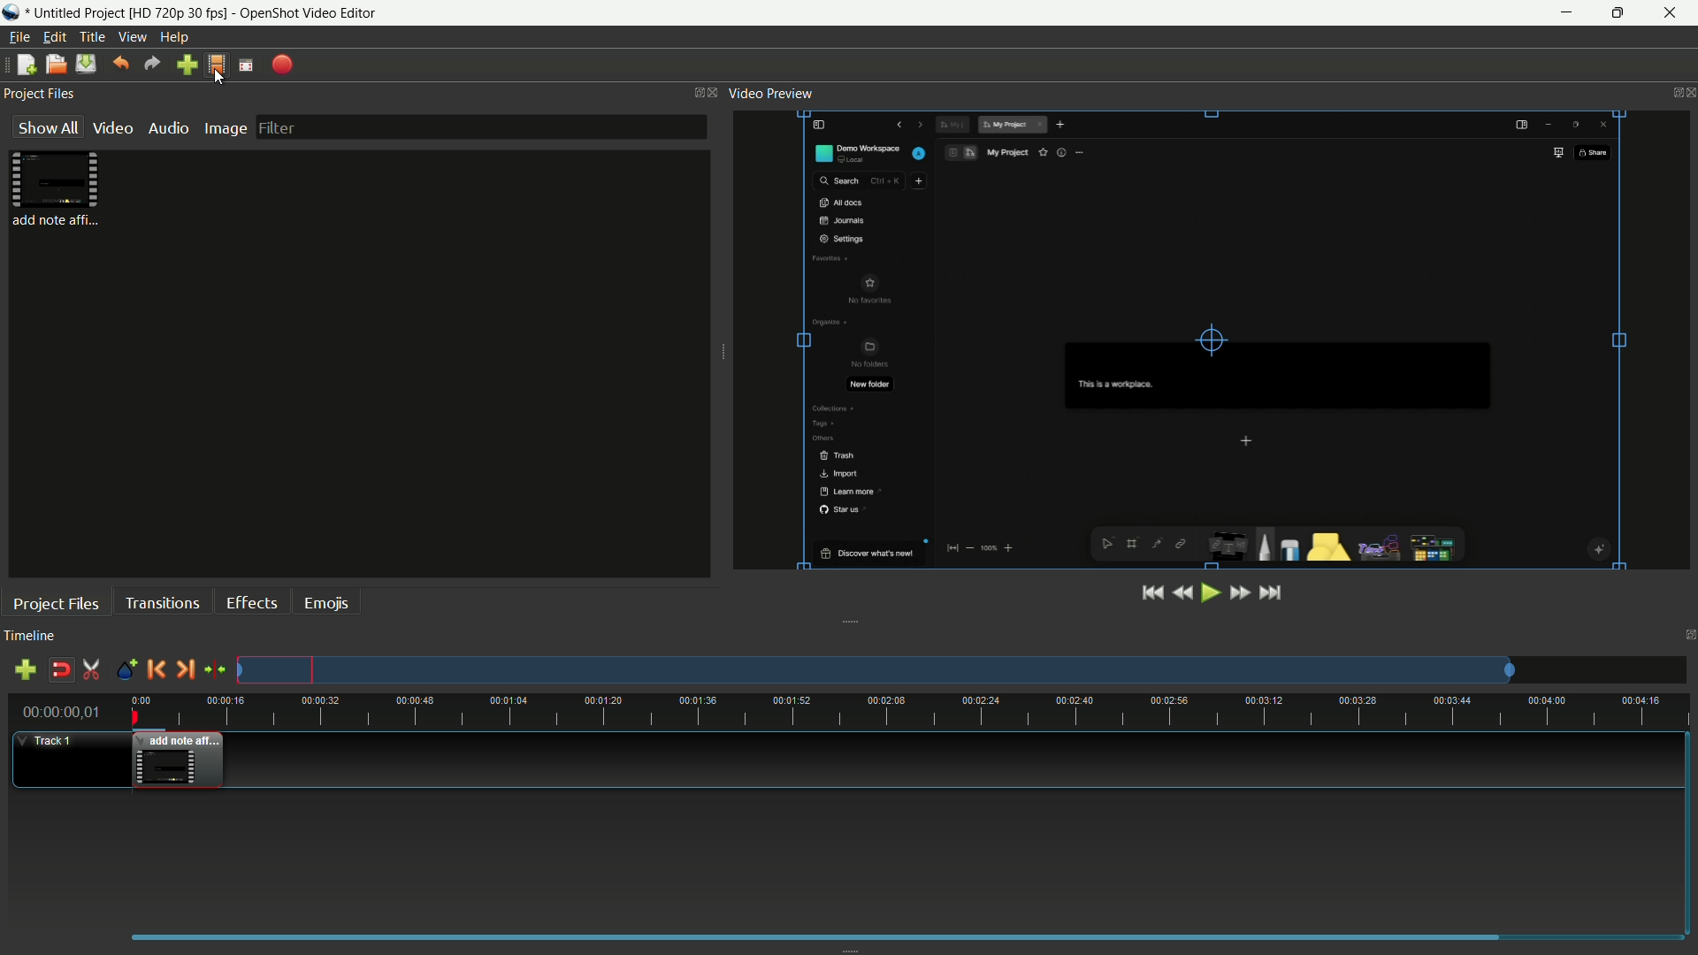 The width and height of the screenshot is (1698, 955). Describe the element at coordinates (715, 91) in the screenshot. I see `close project files` at that location.